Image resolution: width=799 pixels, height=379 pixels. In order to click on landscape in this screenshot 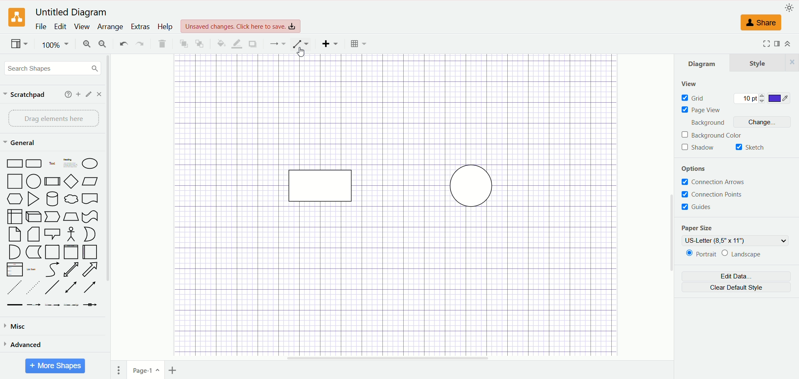, I will do `click(741, 253)`.